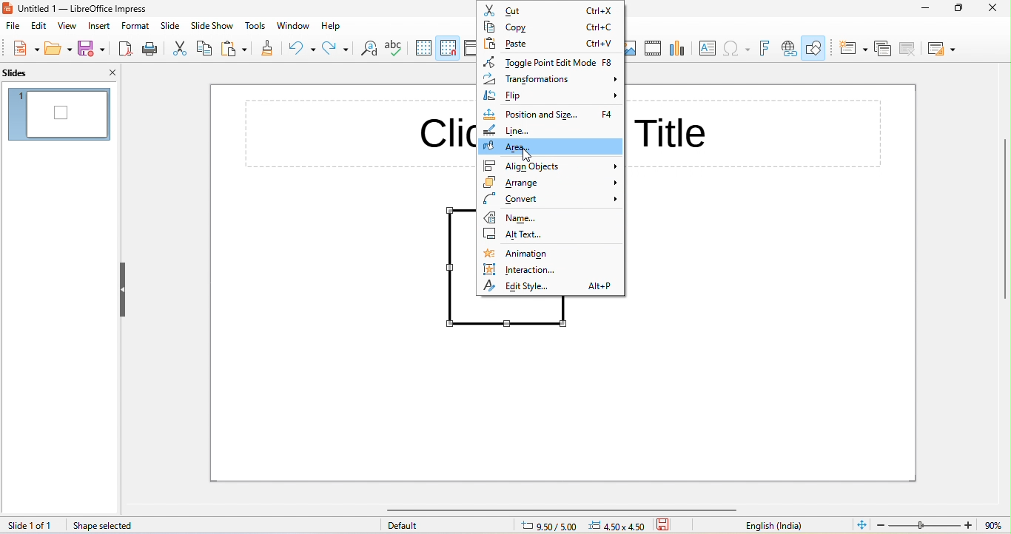 This screenshot has width=1011, height=534. Describe the element at coordinates (653, 48) in the screenshot. I see `media` at that location.